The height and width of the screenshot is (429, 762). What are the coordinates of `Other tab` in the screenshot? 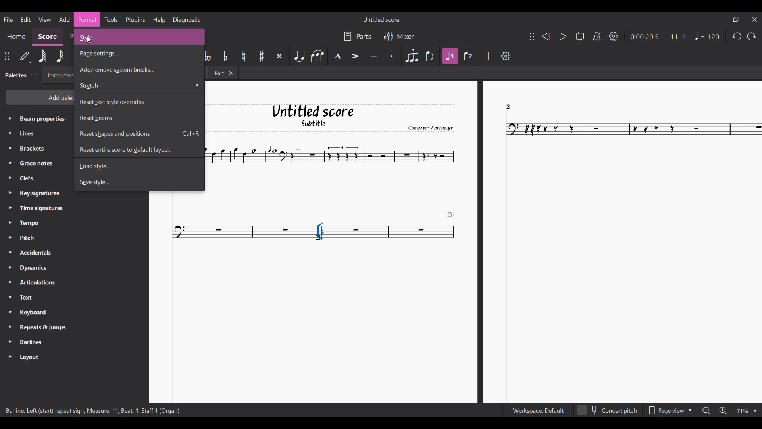 It's located at (223, 73).